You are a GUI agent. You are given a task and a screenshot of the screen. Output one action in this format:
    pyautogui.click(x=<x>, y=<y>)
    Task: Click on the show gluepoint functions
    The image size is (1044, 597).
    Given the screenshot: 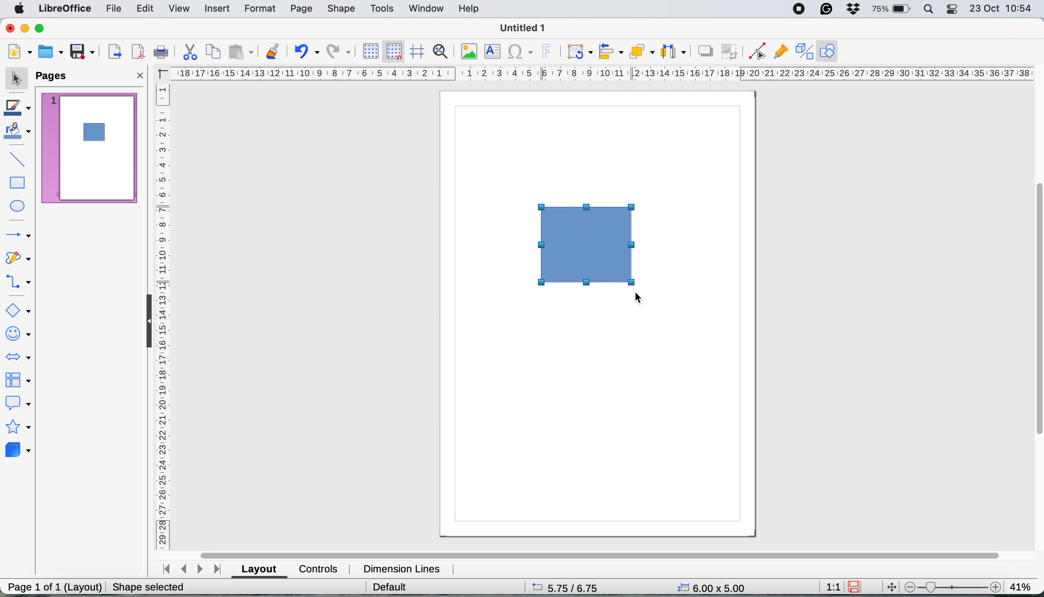 What is the action you would take?
    pyautogui.click(x=779, y=51)
    